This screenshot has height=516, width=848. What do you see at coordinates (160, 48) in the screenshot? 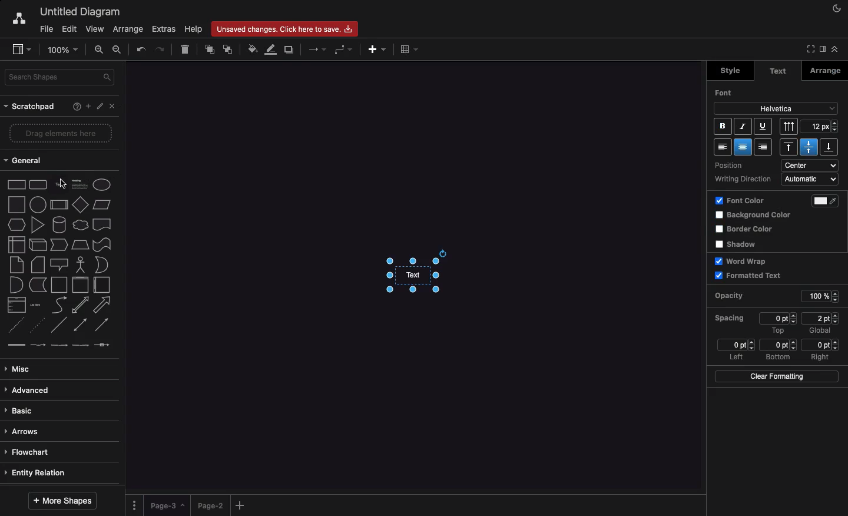
I see `Redo` at bounding box center [160, 48].